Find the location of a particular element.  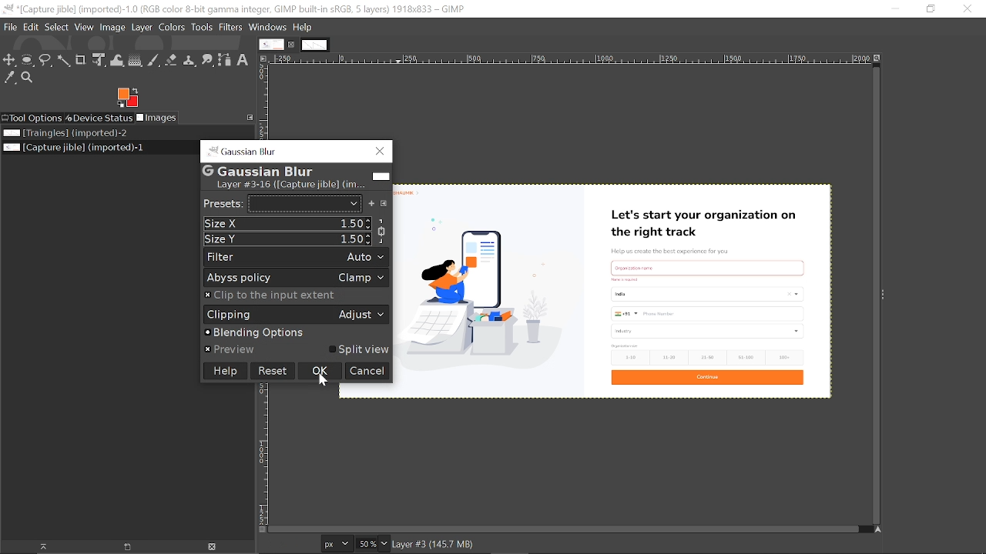

Blending options is located at coordinates (290, 332).